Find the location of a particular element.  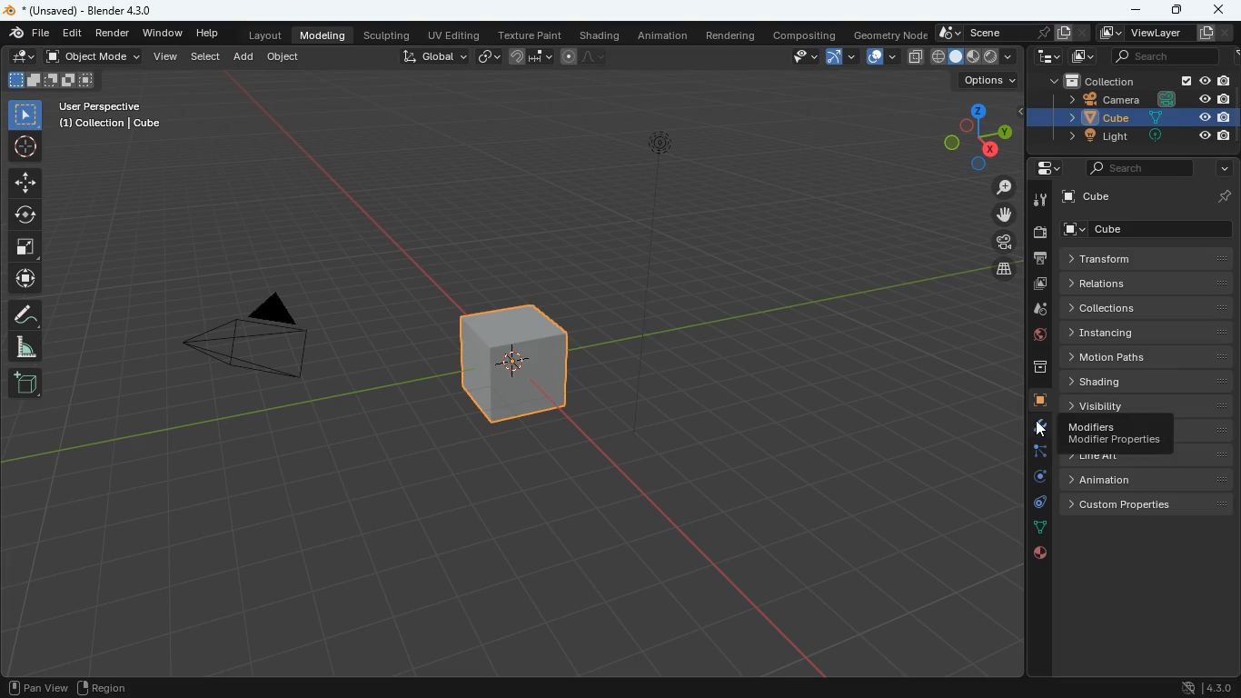

modeling is located at coordinates (322, 35).